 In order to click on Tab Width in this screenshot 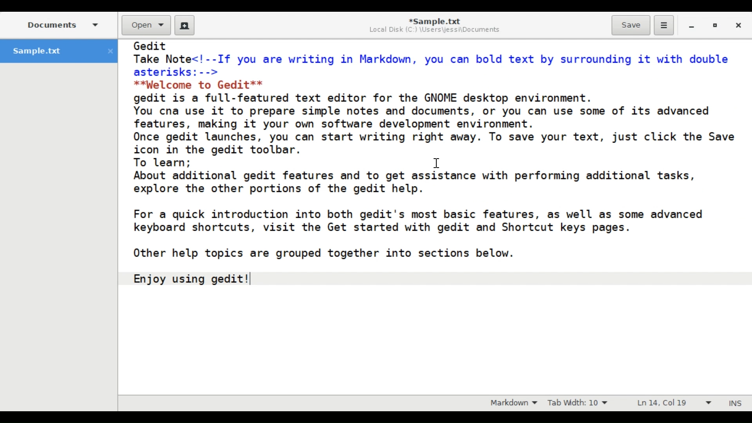, I will do `click(580, 403)`.